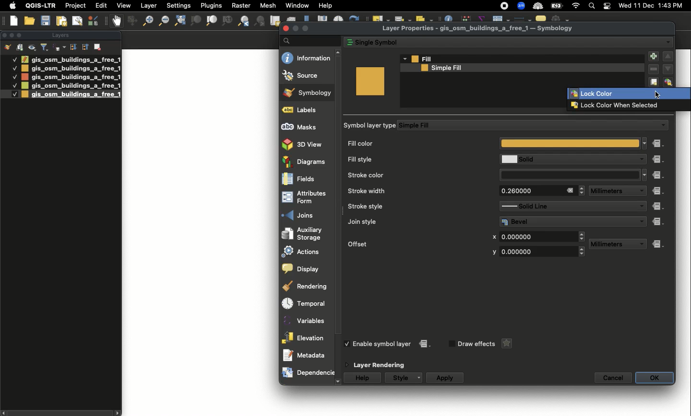  What do you see at coordinates (305, 252) in the screenshot?
I see `Actions` at bounding box center [305, 252].